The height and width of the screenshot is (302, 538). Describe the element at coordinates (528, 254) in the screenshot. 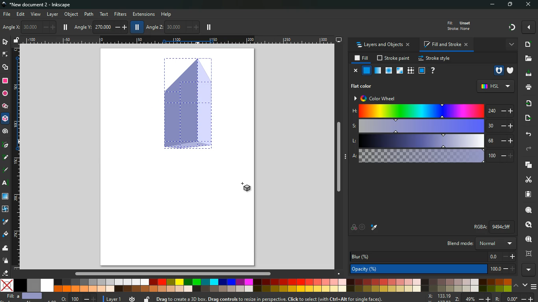

I see `frame` at that location.